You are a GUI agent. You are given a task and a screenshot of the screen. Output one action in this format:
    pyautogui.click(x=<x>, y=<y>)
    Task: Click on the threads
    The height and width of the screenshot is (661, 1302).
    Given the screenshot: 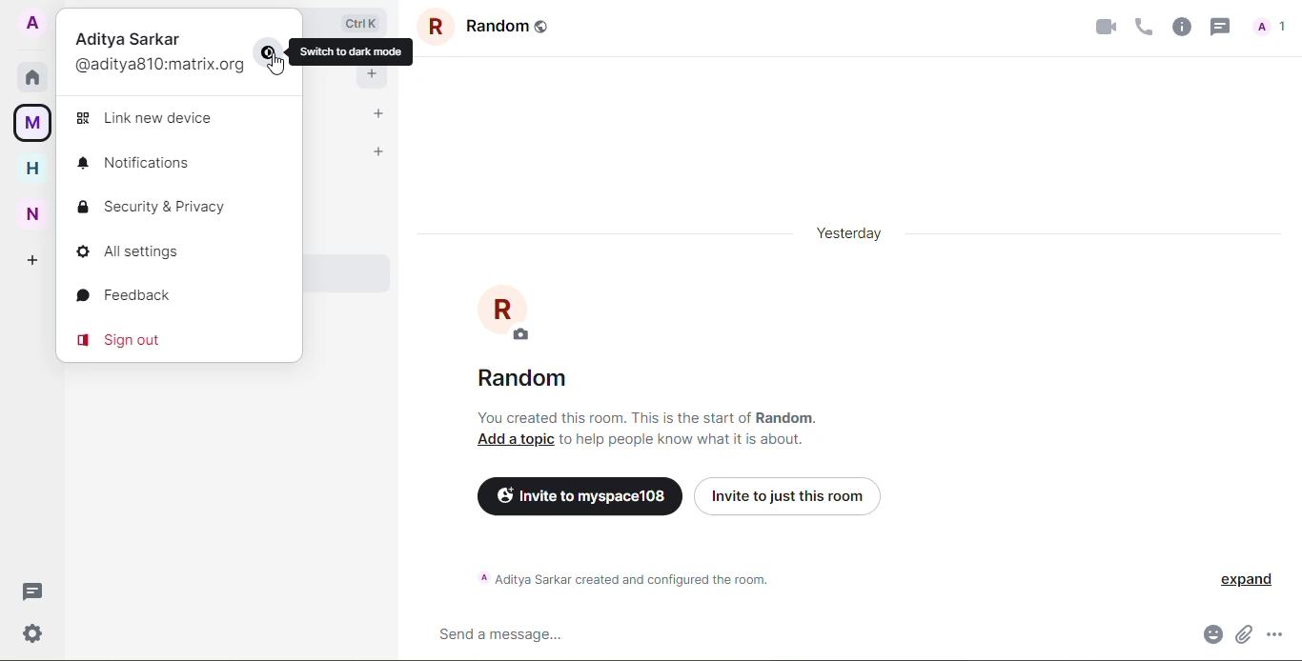 What is the action you would take?
    pyautogui.click(x=33, y=591)
    